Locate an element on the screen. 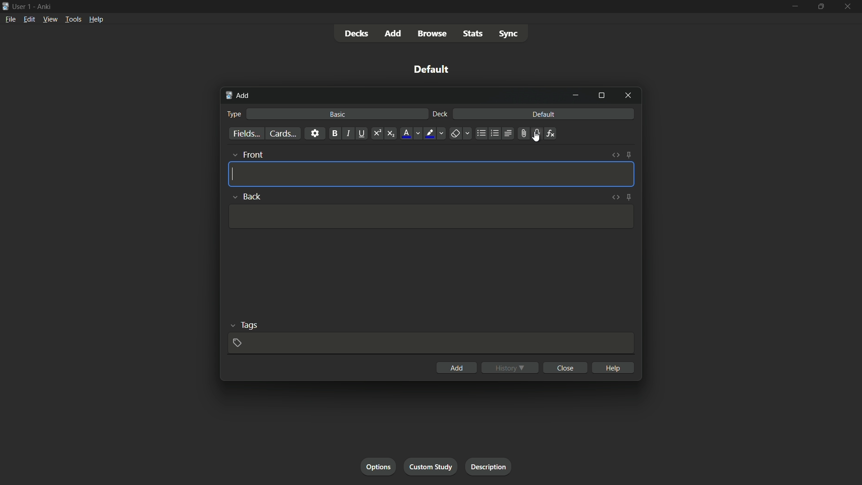  decks is located at coordinates (356, 34).